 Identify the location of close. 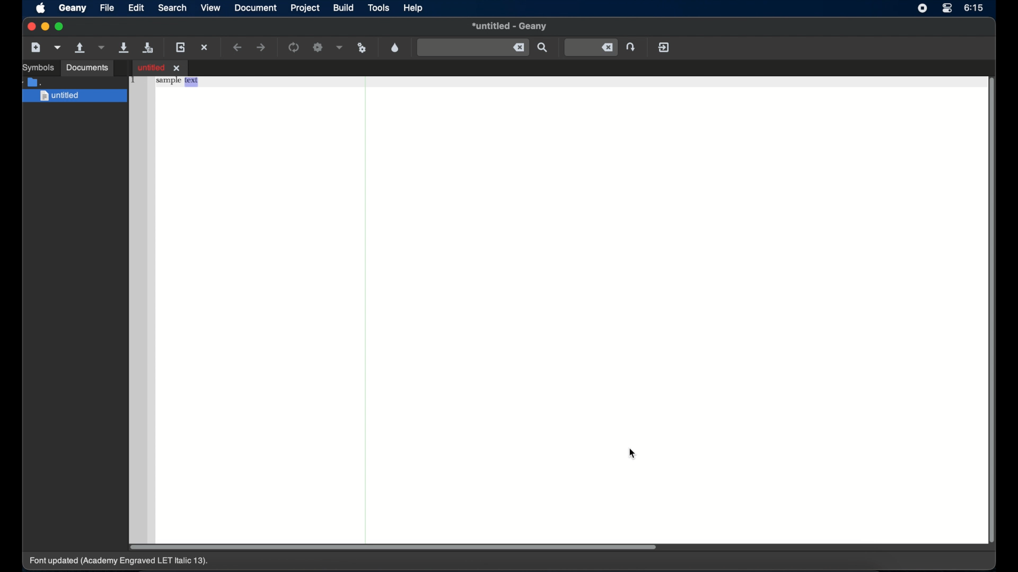
(30, 26).